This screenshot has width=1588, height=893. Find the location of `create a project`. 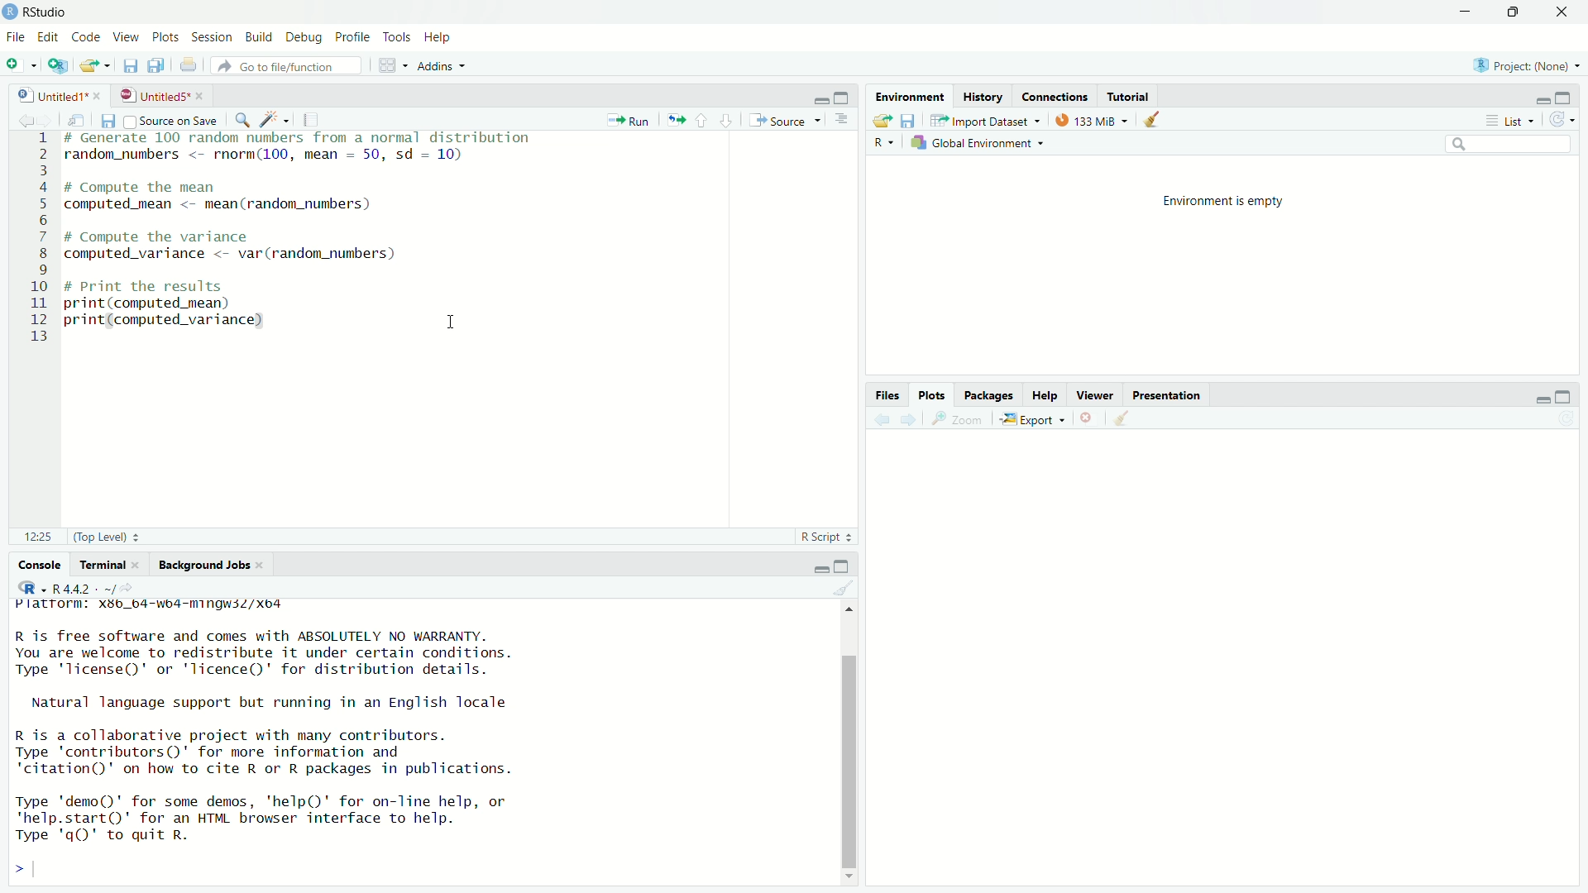

create a project is located at coordinates (61, 65).